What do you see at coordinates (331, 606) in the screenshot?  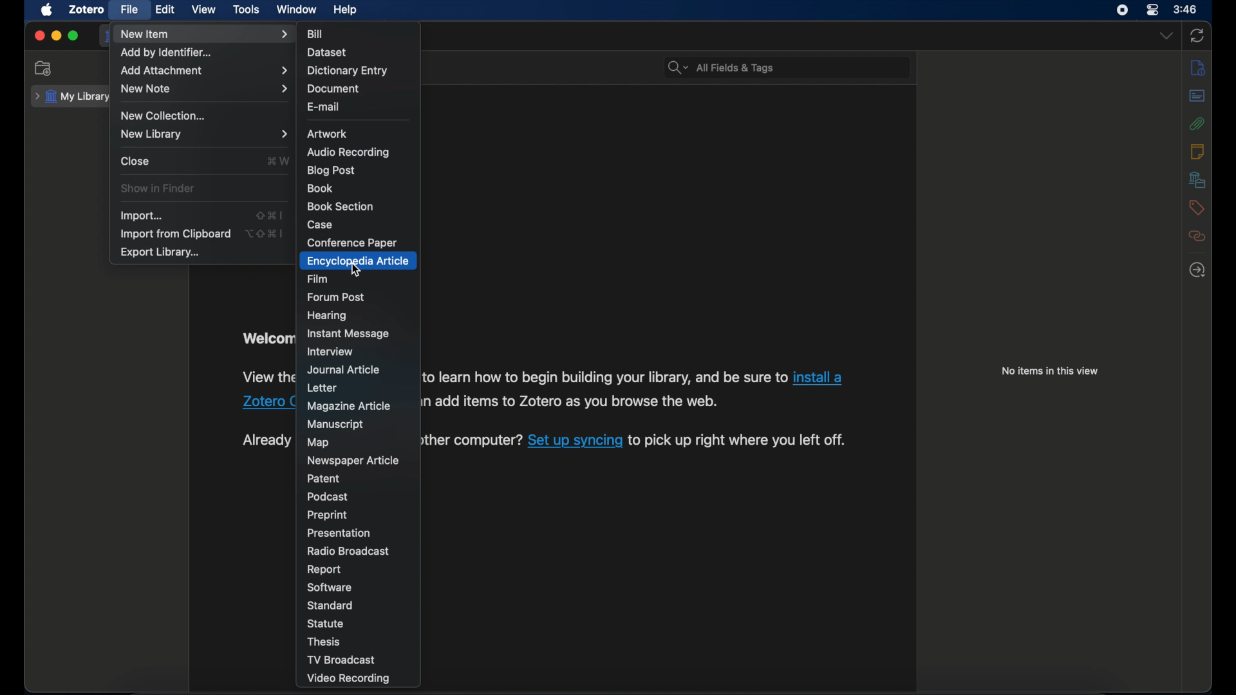 I see `standard` at bounding box center [331, 606].